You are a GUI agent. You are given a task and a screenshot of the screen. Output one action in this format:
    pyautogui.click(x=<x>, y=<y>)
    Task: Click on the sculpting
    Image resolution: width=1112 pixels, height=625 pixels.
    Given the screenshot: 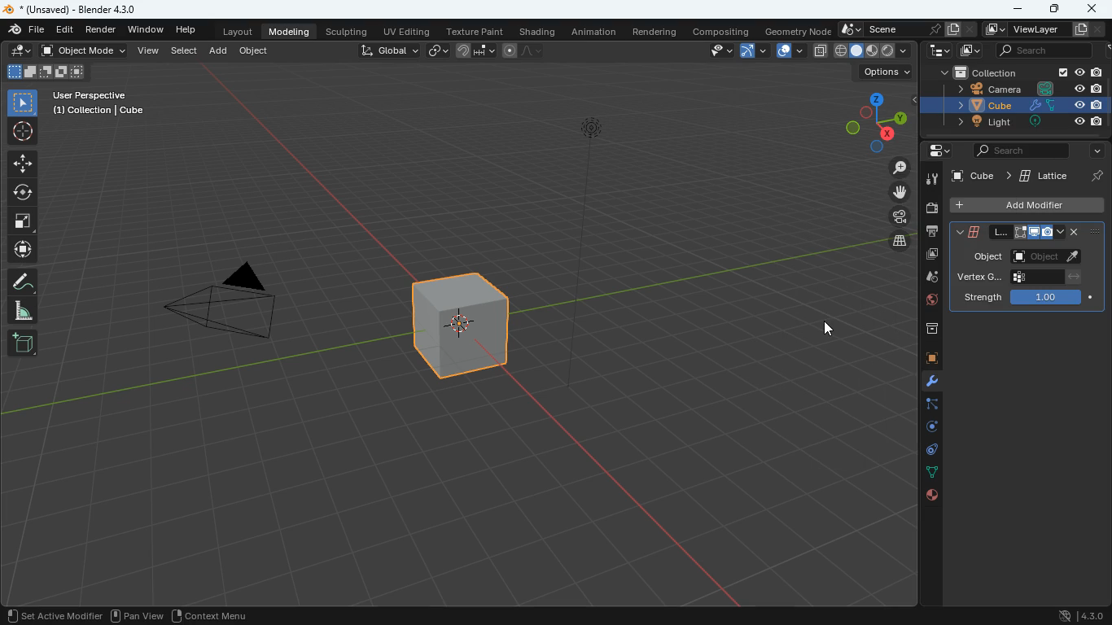 What is the action you would take?
    pyautogui.click(x=346, y=30)
    